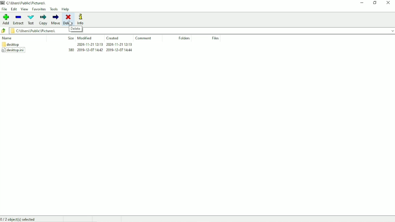 This screenshot has height=222, width=395. I want to click on Edit, so click(14, 9).